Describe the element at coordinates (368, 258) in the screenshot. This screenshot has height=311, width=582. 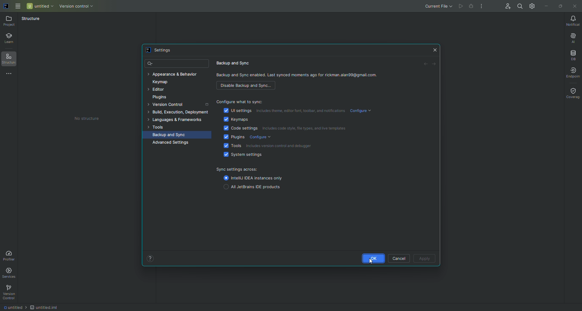
I see `OK` at that location.